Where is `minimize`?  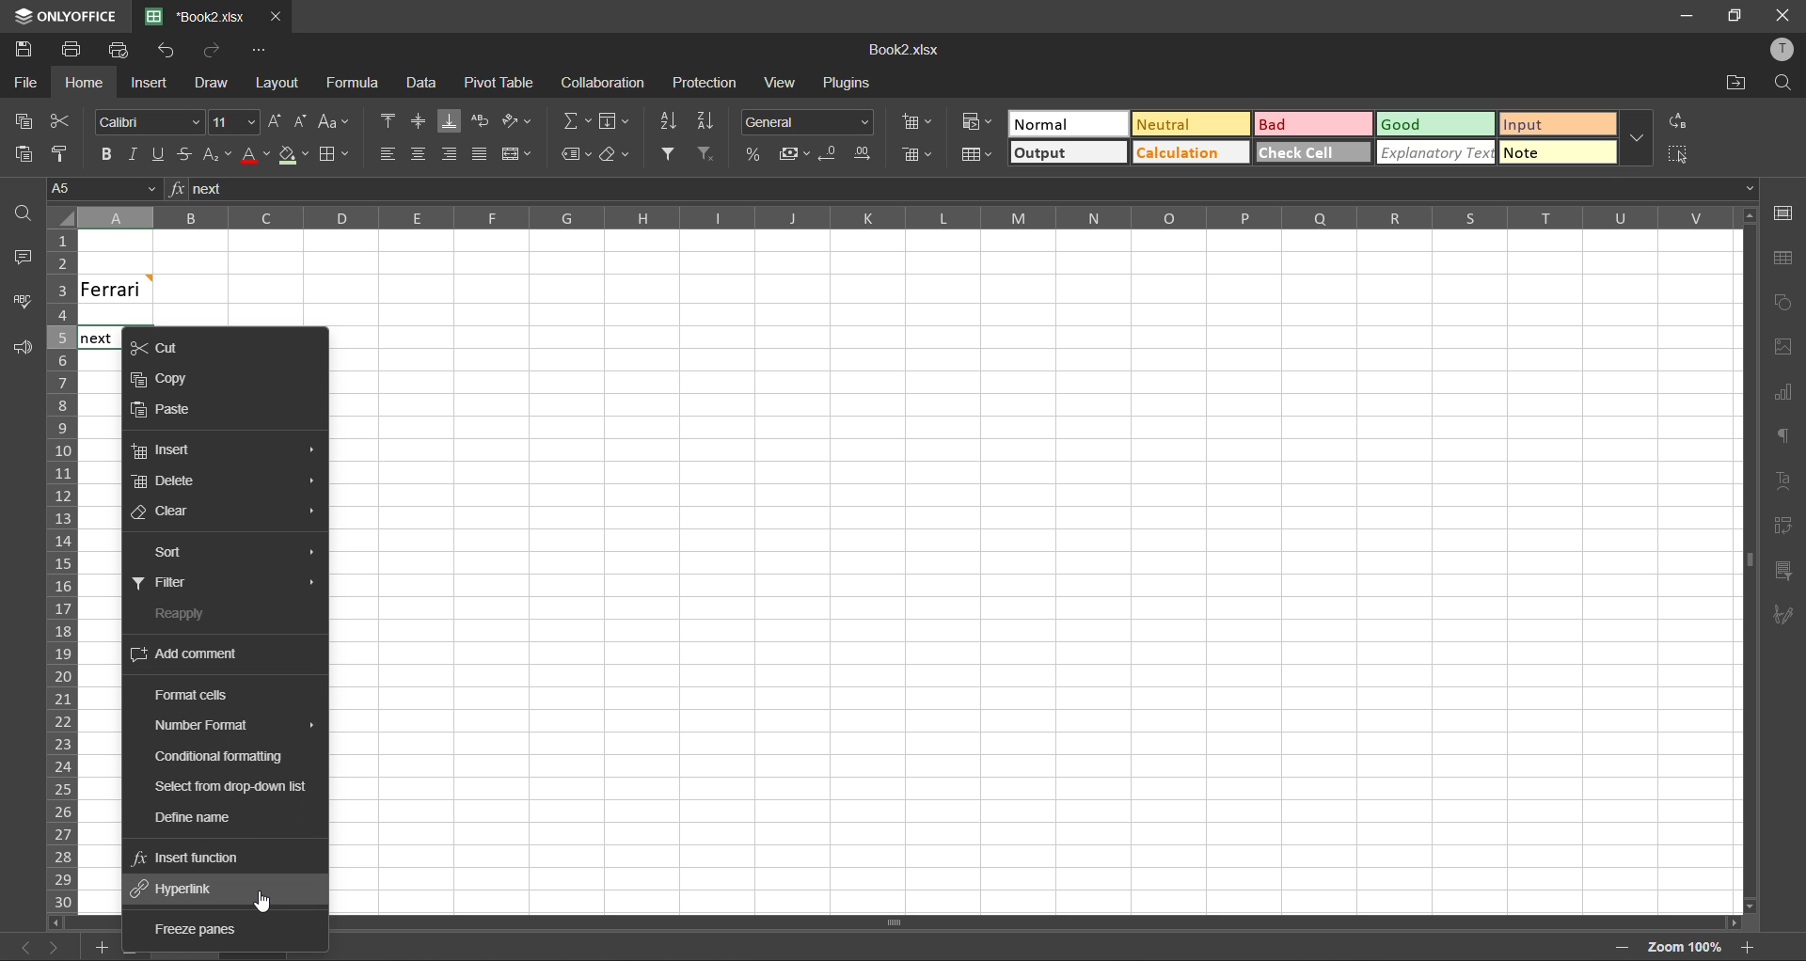 minimize is located at coordinates (1681, 15).